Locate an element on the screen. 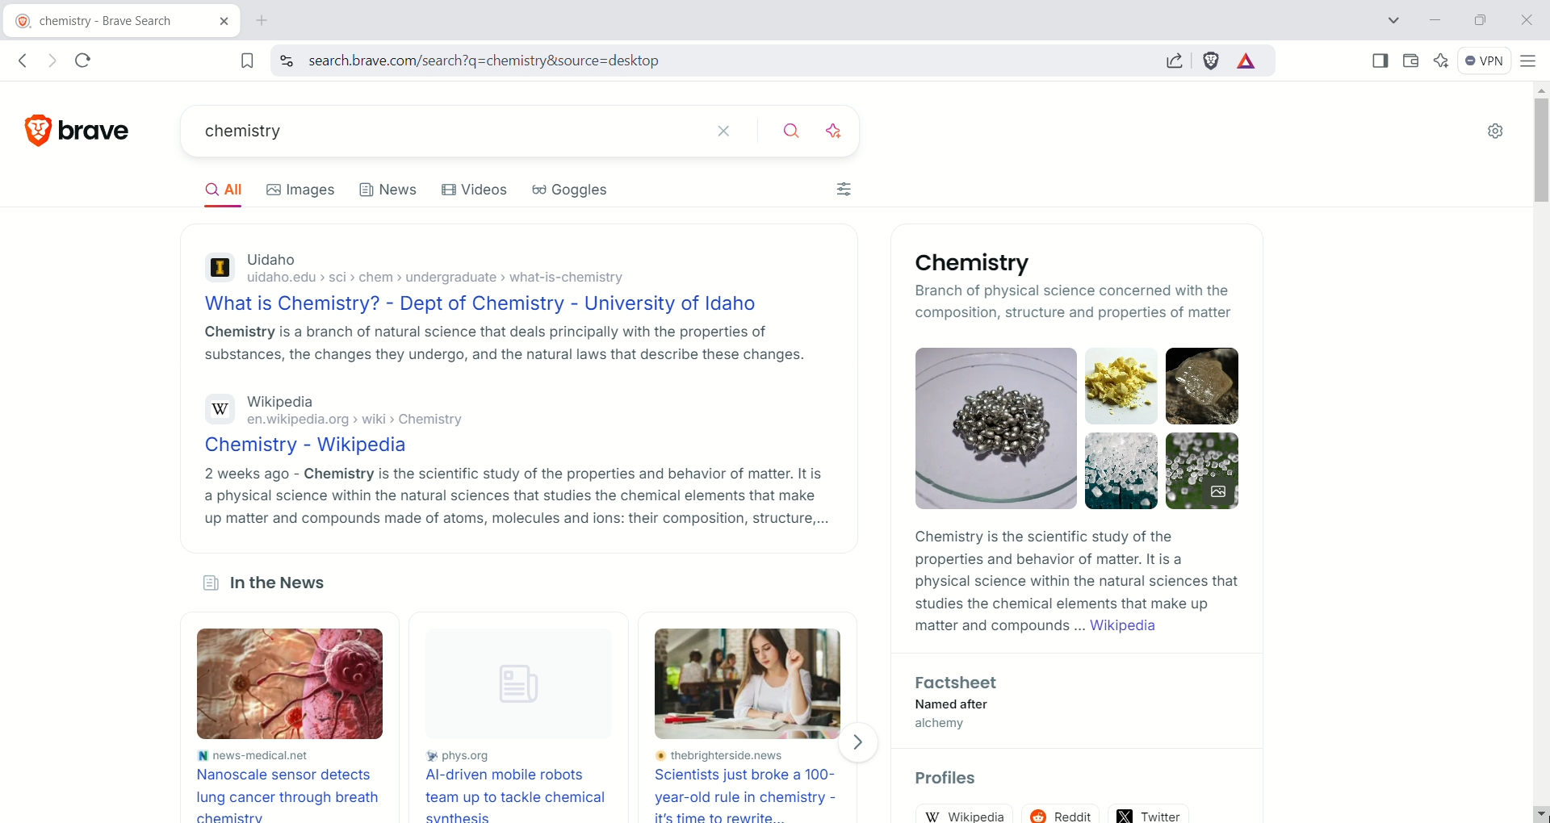 The image size is (1550, 823). chemistry is located at coordinates (425, 133).